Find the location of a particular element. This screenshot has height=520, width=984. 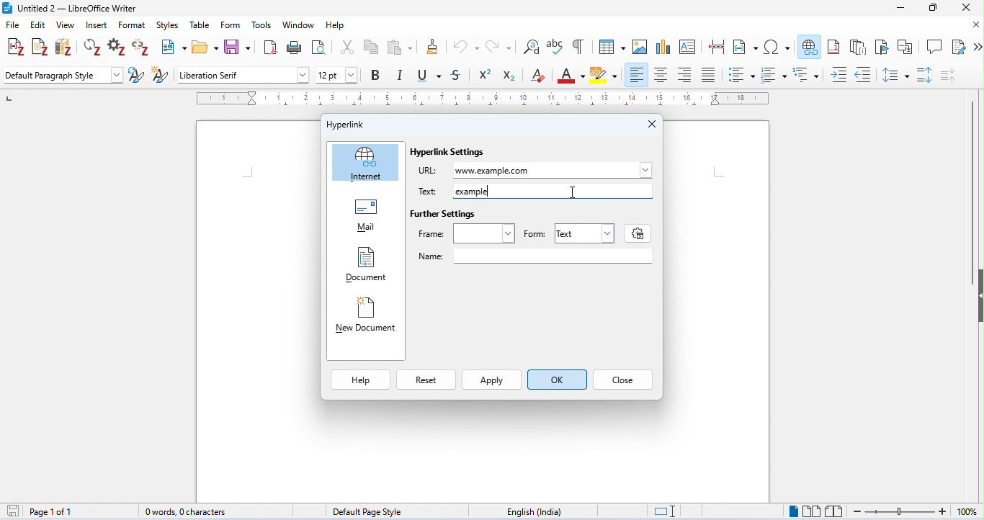

insert chart is located at coordinates (663, 46).